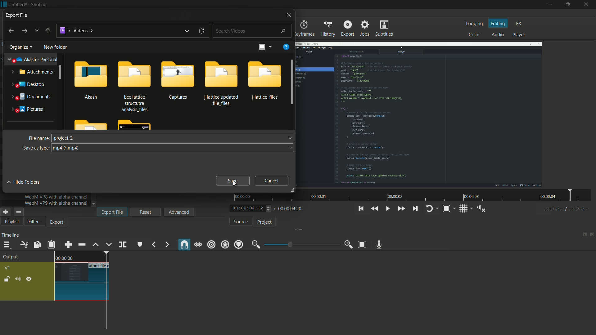 The height and width of the screenshot is (335, 596). What do you see at coordinates (10, 236) in the screenshot?
I see `timeline` at bounding box center [10, 236].